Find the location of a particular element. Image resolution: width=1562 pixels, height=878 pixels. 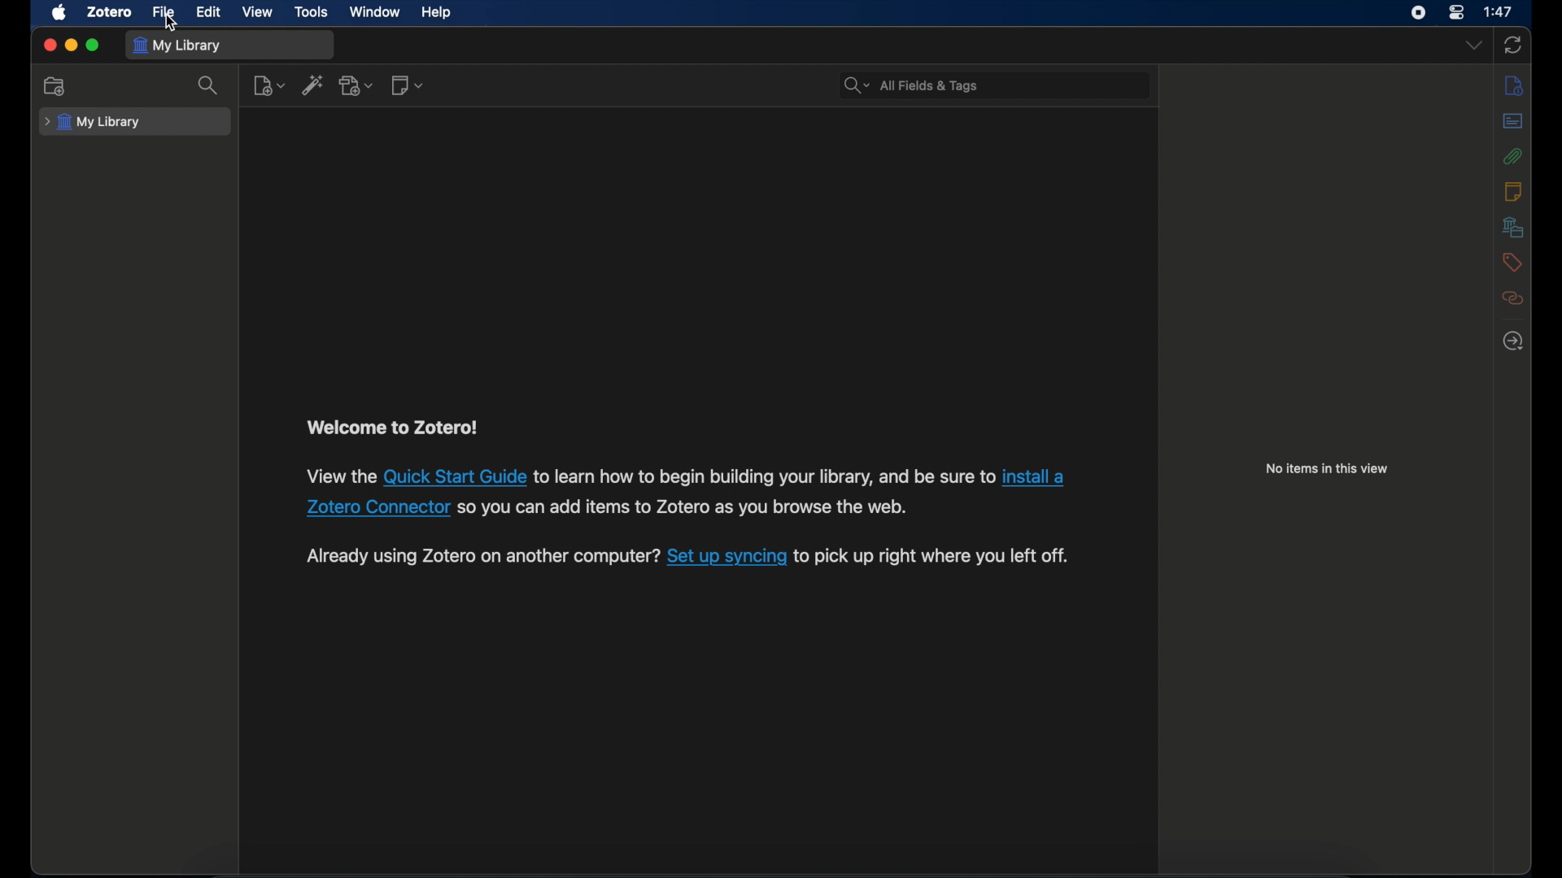

All Fields & Tags is located at coordinates (989, 85).